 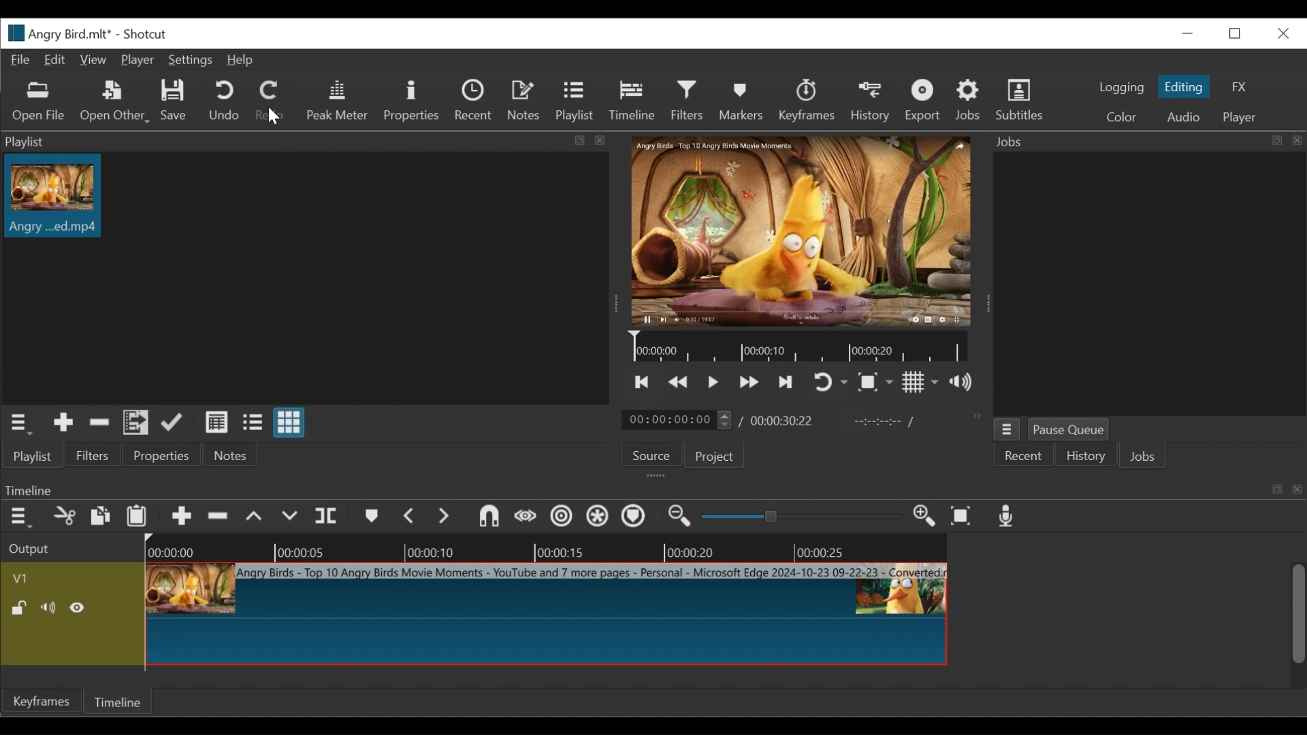 What do you see at coordinates (1183, 86) in the screenshot?
I see `Editing` at bounding box center [1183, 86].